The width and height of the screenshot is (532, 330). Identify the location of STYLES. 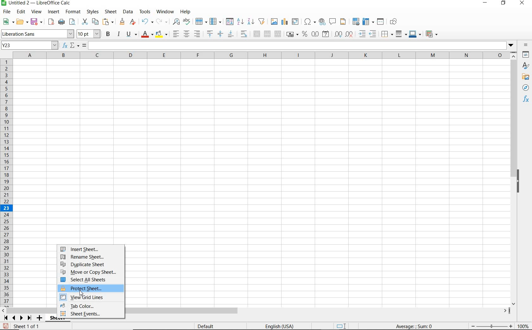
(526, 66).